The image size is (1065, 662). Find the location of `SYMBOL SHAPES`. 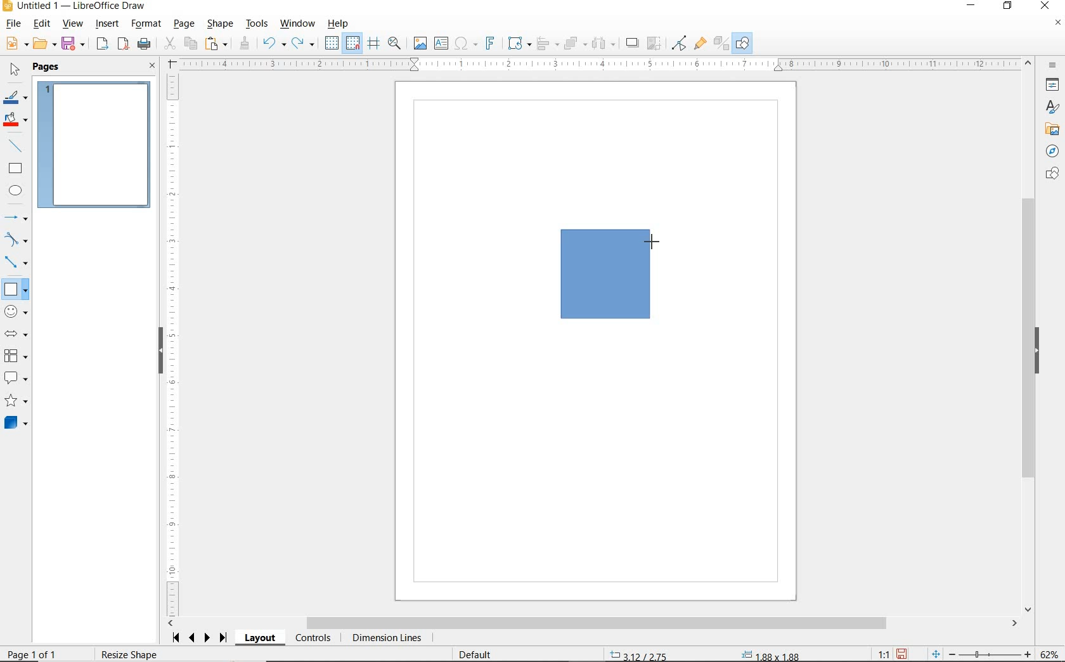

SYMBOL SHAPES is located at coordinates (16, 310).